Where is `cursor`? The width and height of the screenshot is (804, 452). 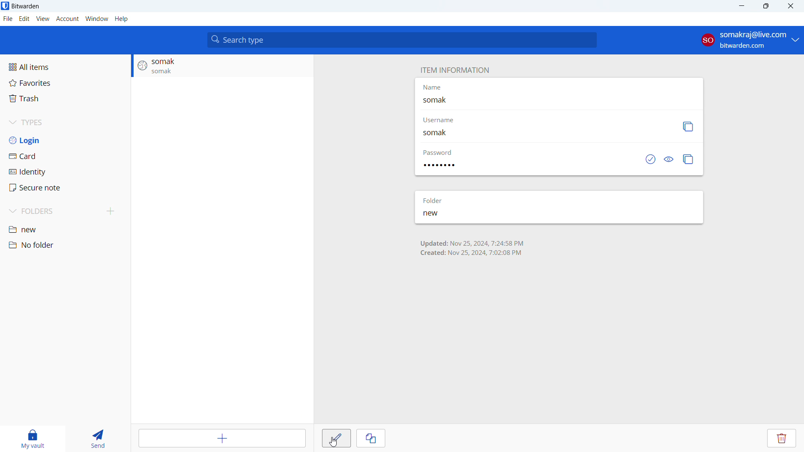 cursor is located at coordinates (335, 443).